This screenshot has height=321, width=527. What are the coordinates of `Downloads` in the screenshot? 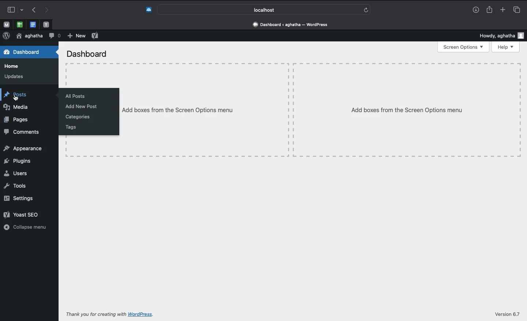 It's located at (476, 10).